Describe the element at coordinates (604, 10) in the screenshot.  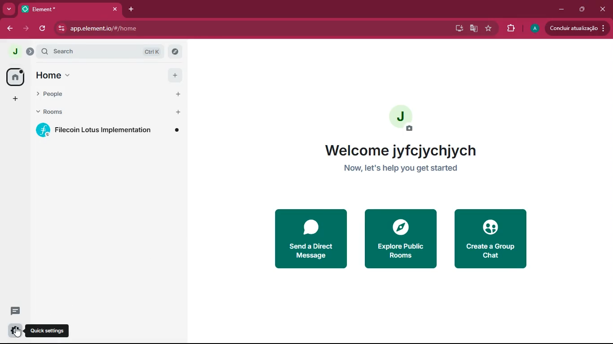
I see `close` at that location.